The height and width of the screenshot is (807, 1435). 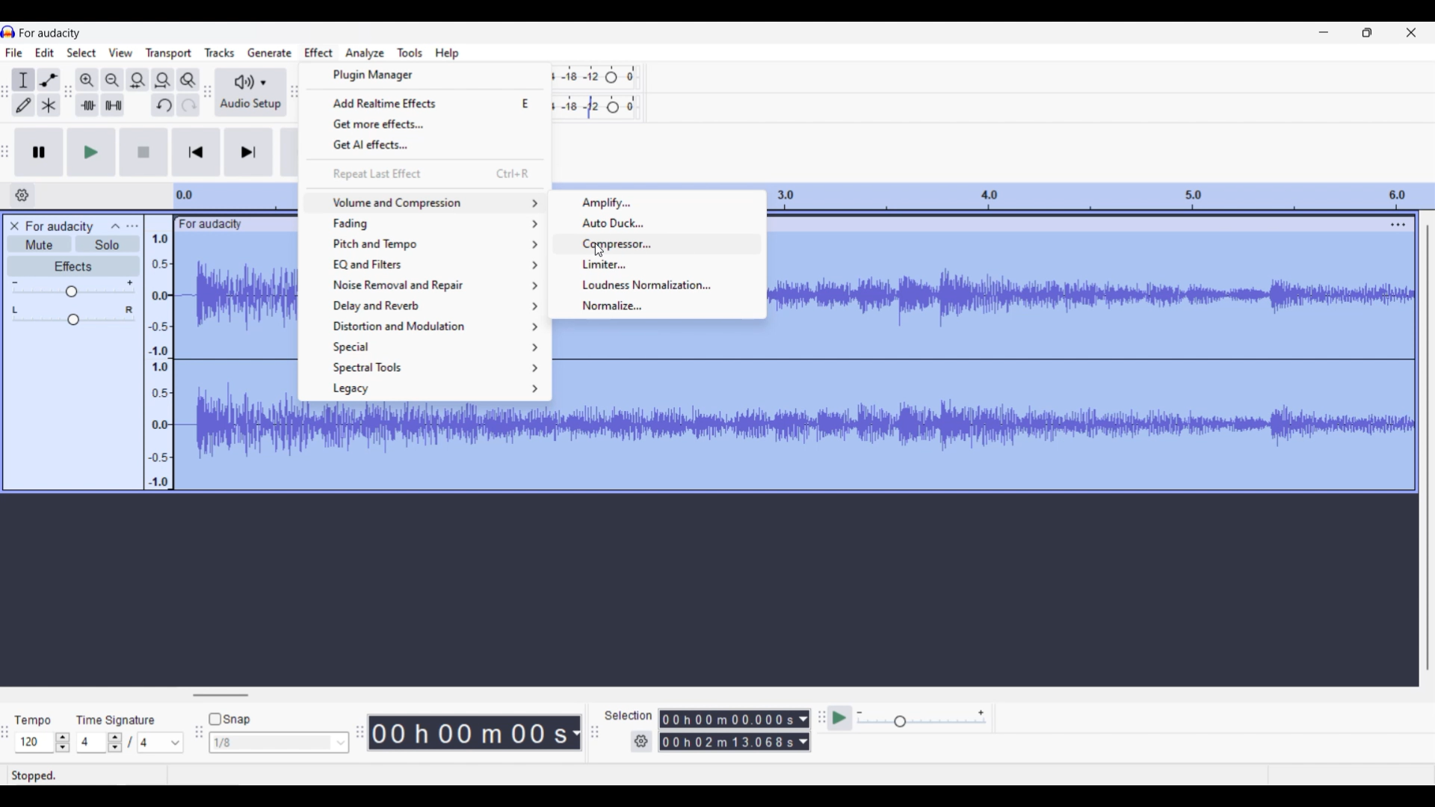 I want to click on Timeline options, so click(x=22, y=195).